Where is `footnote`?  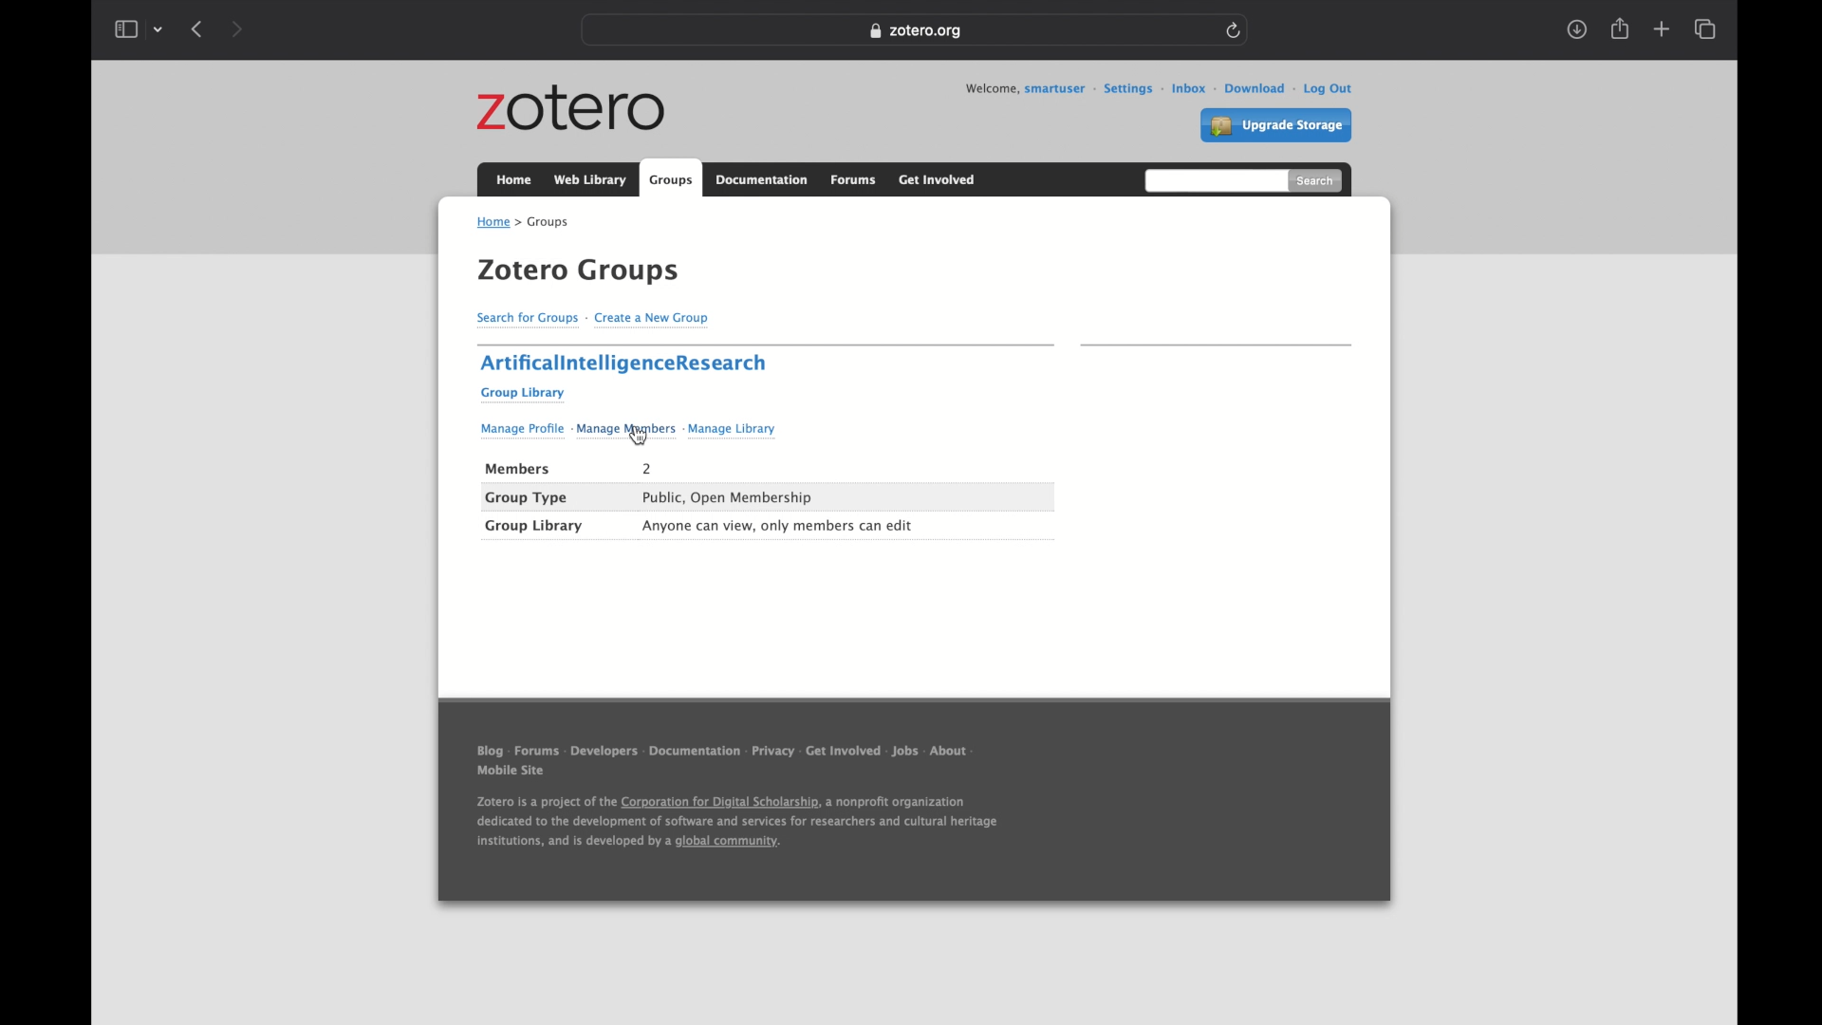
footnote is located at coordinates (736, 823).